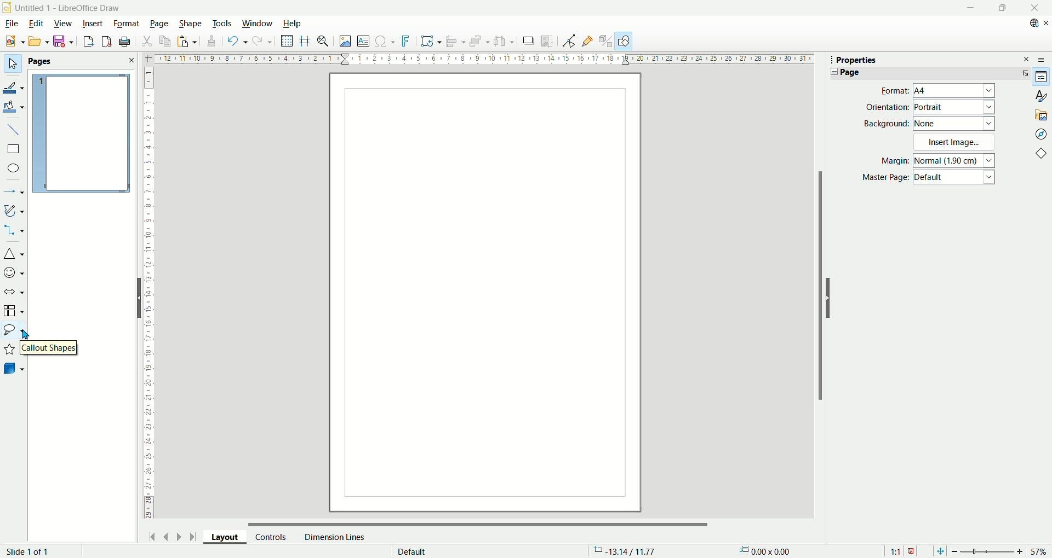 The width and height of the screenshot is (1052, 558). What do you see at coordinates (149, 293) in the screenshot?
I see `Vetical ruler` at bounding box center [149, 293].